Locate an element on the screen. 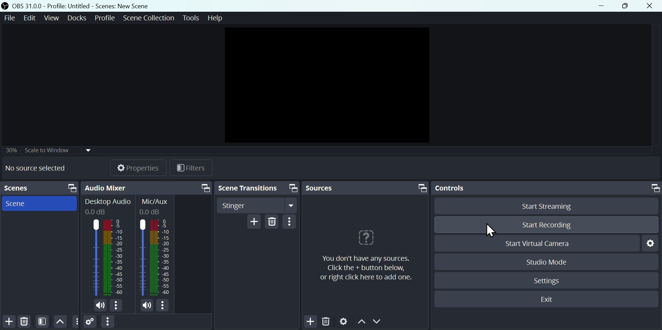 The image size is (662, 330). icon is located at coordinates (366, 238).